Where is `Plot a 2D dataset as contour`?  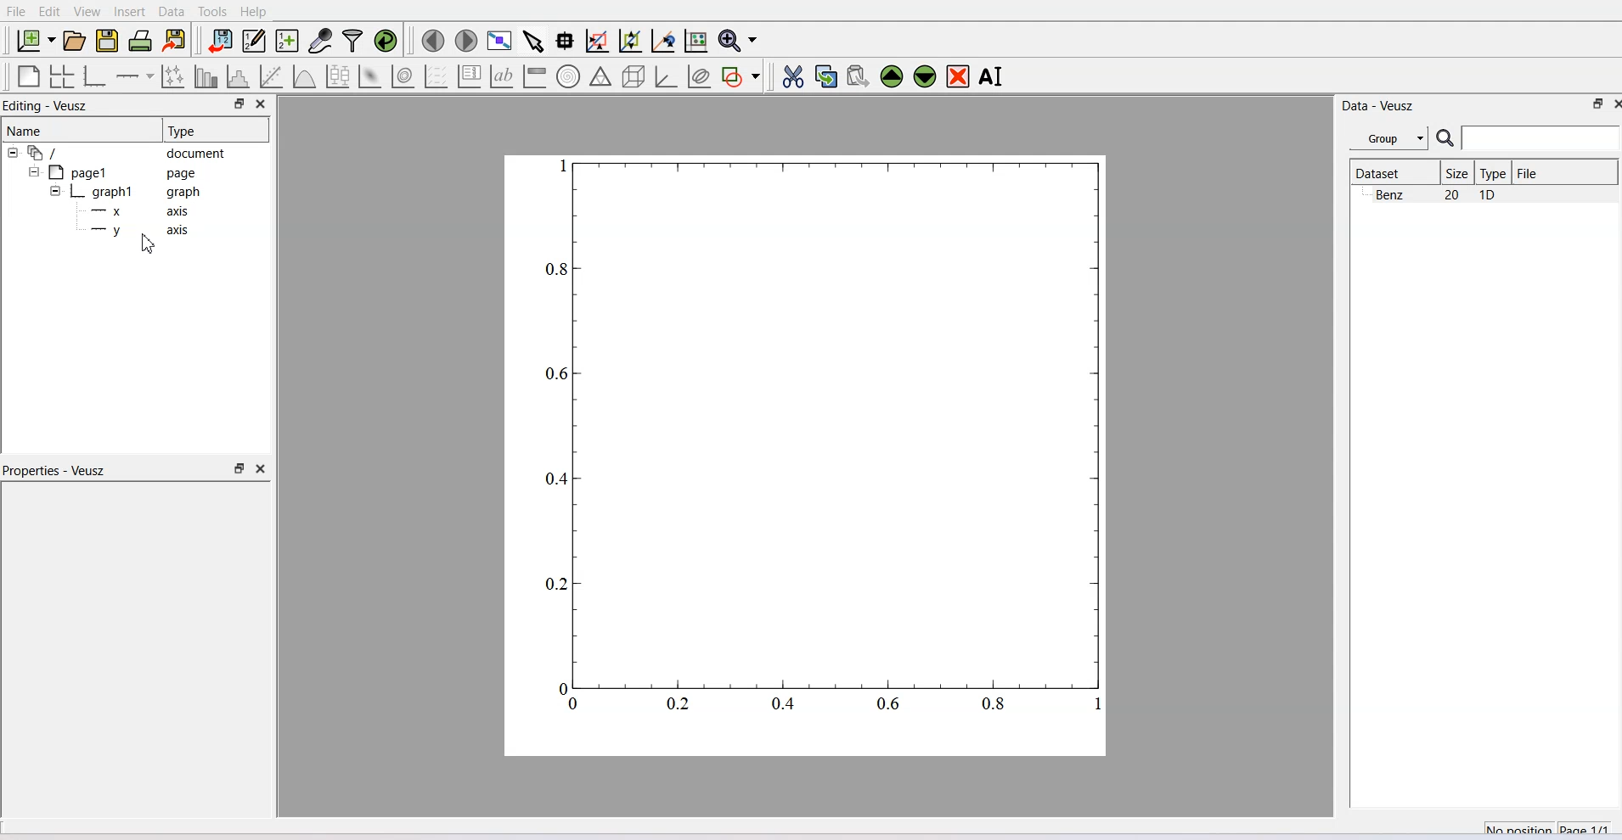
Plot a 2D dataset as contour is located at coordinates (403, 76).